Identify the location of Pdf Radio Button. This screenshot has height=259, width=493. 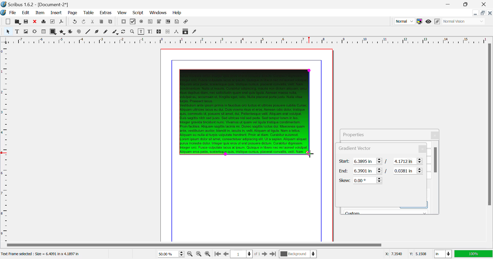
(141, 22).